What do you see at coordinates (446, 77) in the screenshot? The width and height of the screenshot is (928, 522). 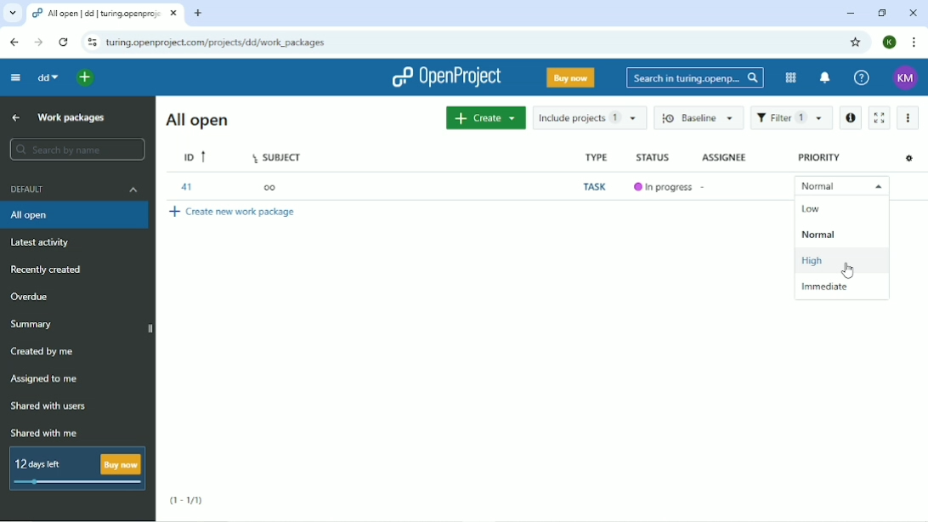 I see `OpenProject` at bounding box center [446, 77].